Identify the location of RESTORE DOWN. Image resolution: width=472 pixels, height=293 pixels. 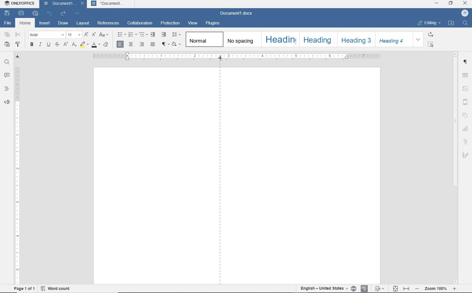
(451, 4).